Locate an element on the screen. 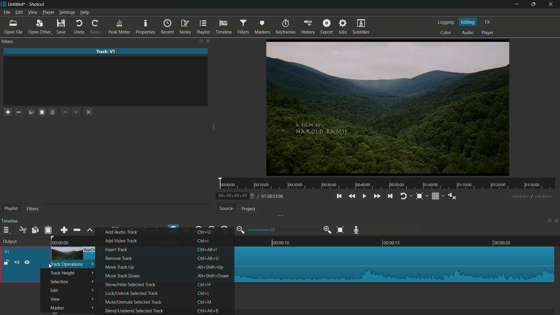 The image size is (560, 315). history is located at coordinates (308, 27).